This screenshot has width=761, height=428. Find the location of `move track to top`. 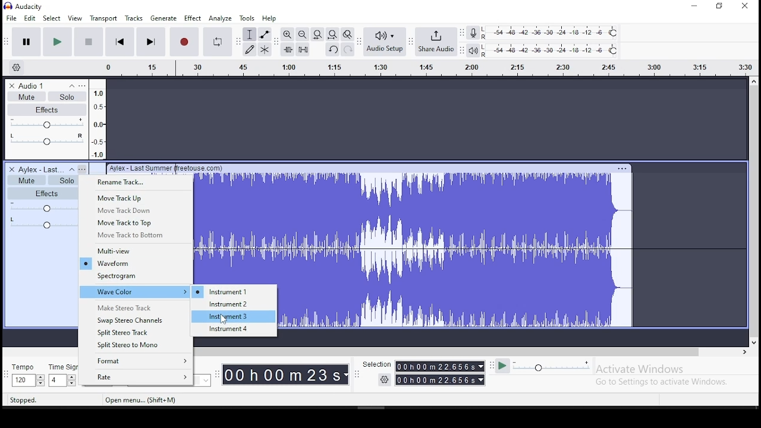

move track to top is located at coordinates (136, 222).